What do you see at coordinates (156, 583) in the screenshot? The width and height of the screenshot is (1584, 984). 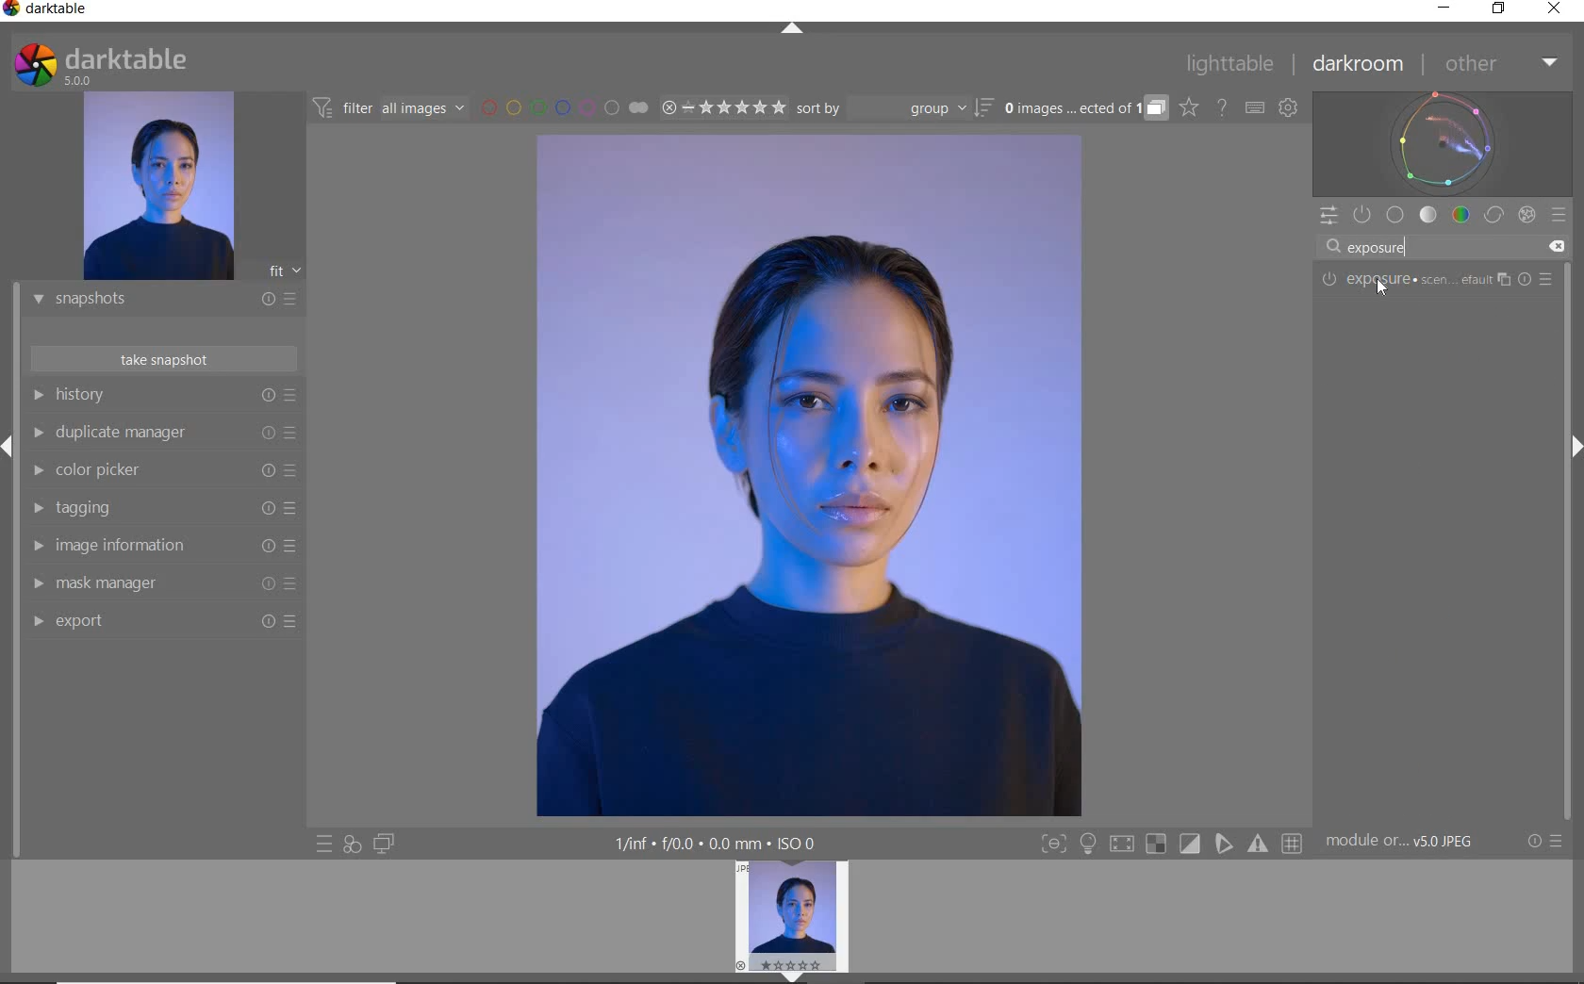 I see `MASK MANAGER` at bounding box center [156, 583].